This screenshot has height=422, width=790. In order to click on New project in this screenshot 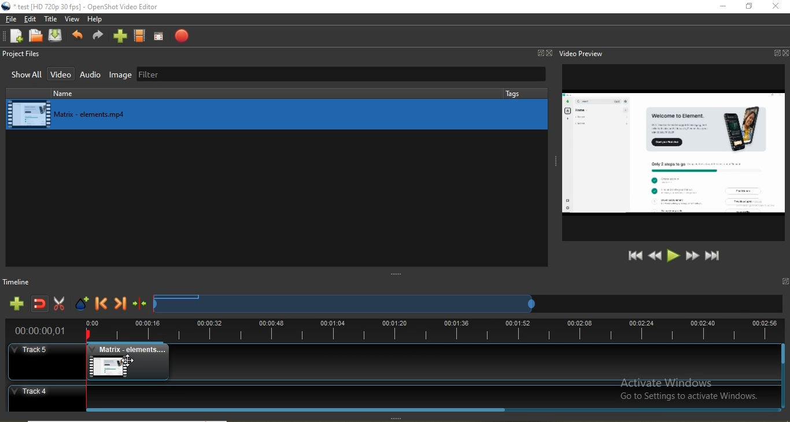, I will do `click(14, 36)`.